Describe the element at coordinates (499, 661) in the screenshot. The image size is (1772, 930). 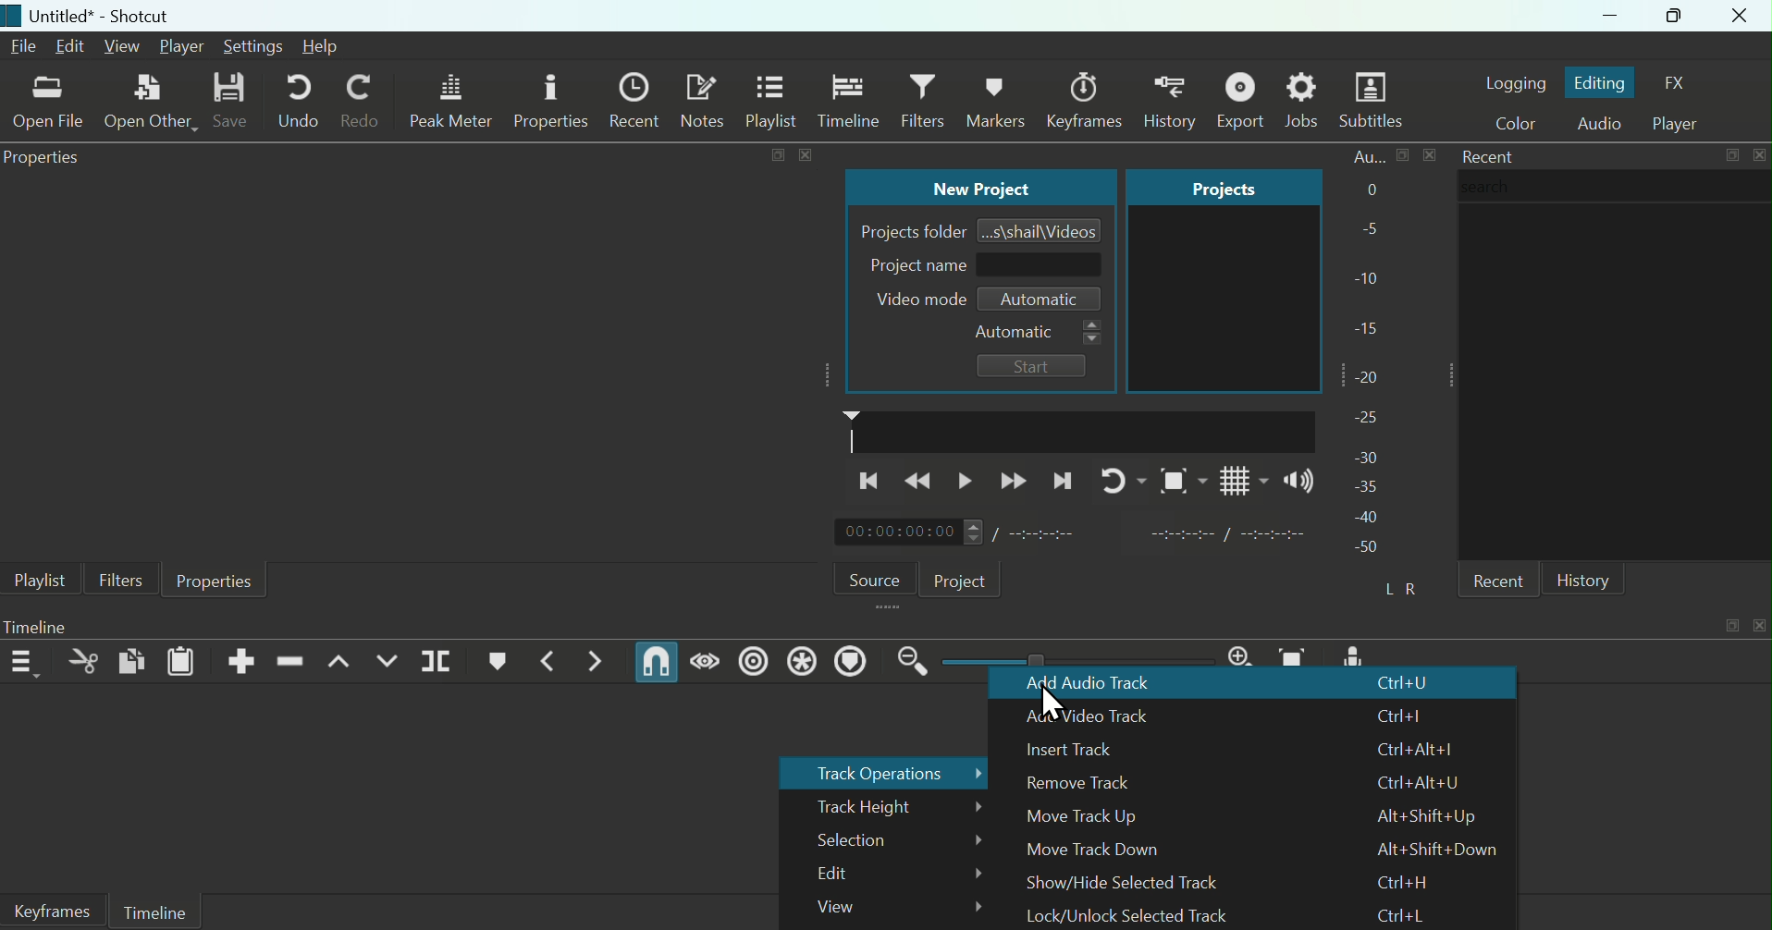
I see `Create/Edit Marker` at that location.